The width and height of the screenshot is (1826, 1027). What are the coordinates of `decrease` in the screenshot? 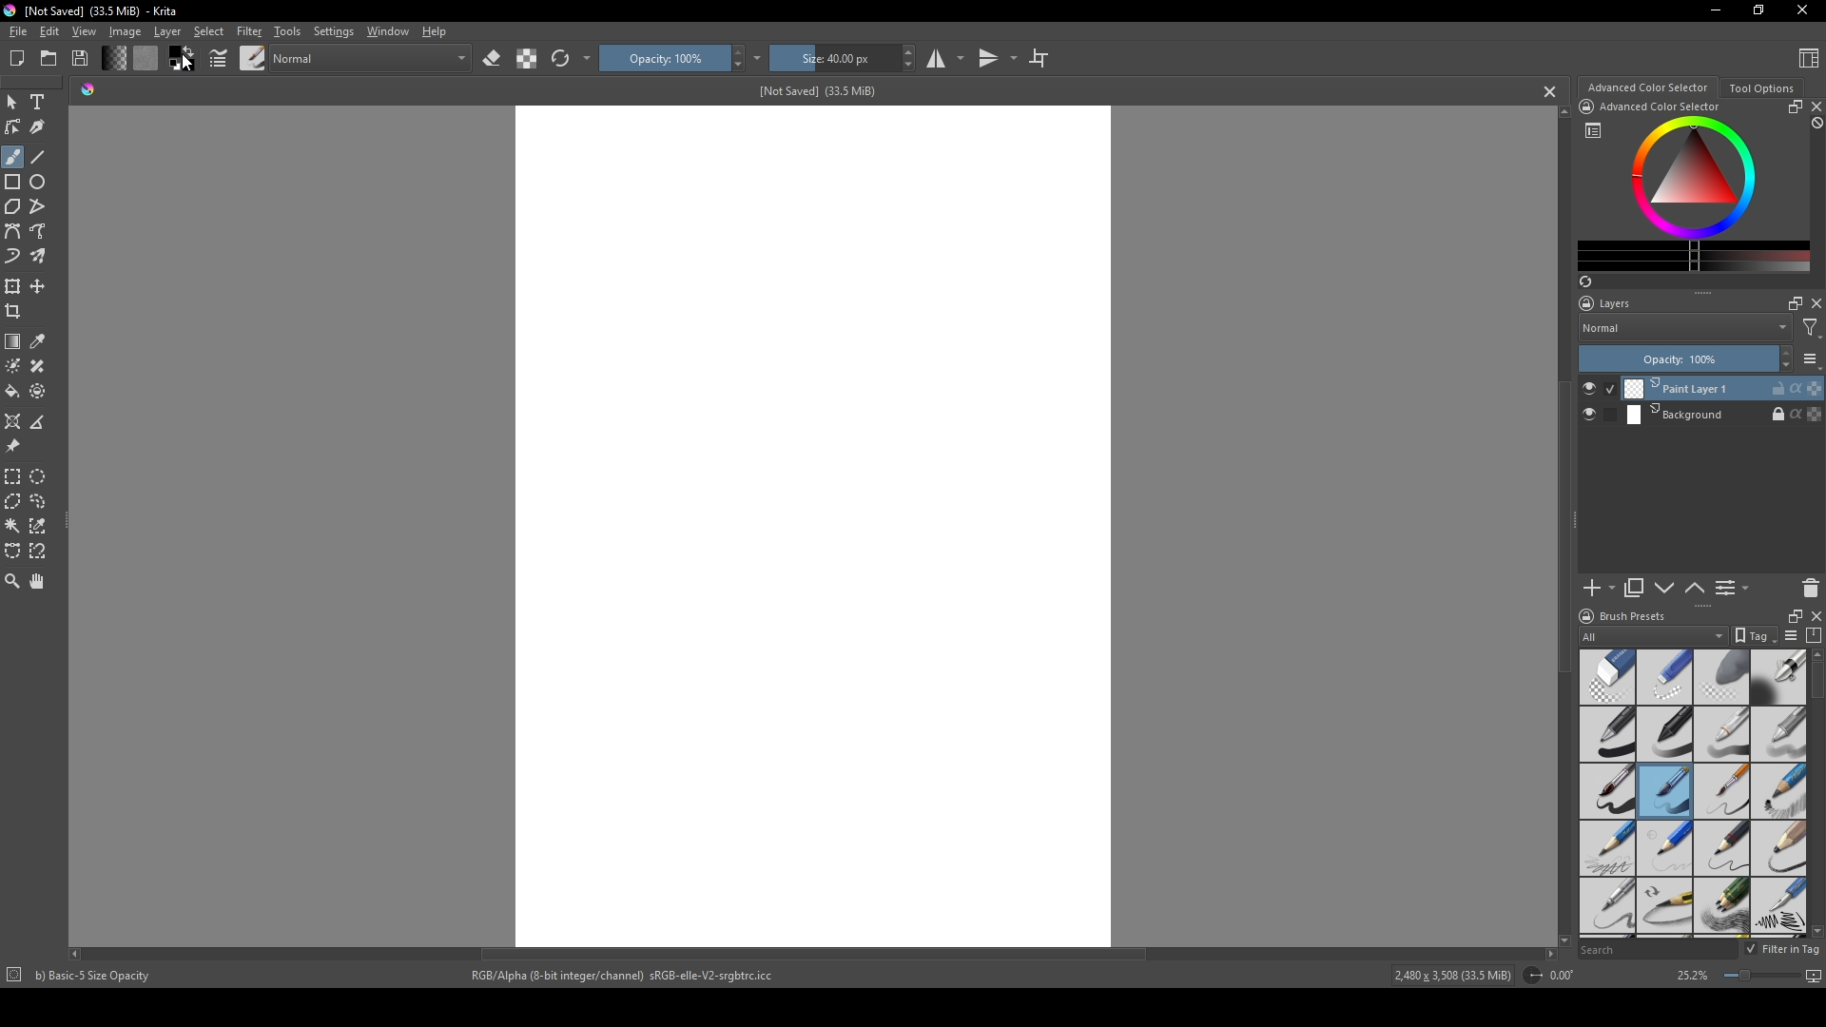 It's located at (1784, 367).